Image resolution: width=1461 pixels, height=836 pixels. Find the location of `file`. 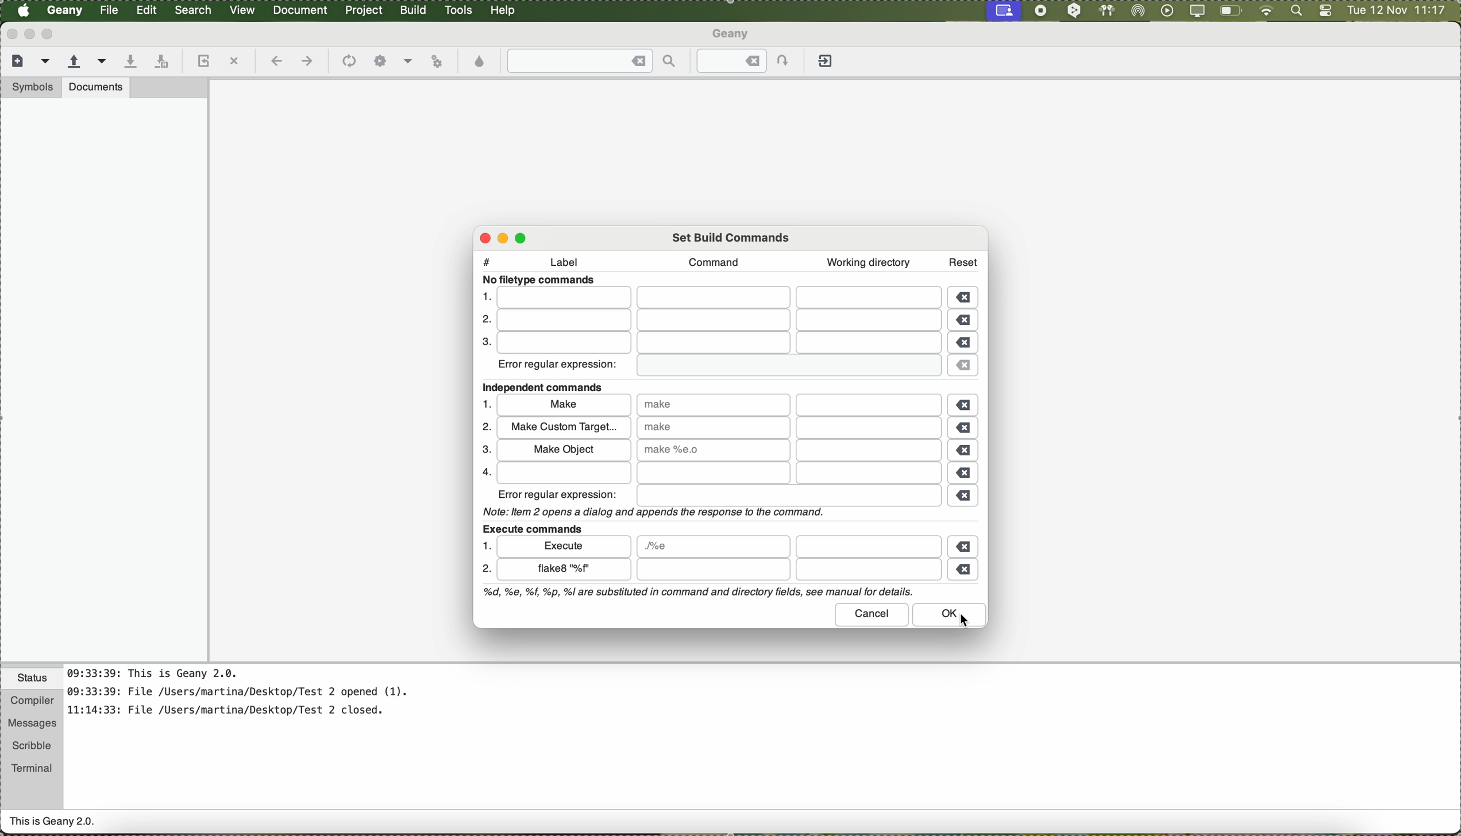

file is located at coordinates (784, 366).